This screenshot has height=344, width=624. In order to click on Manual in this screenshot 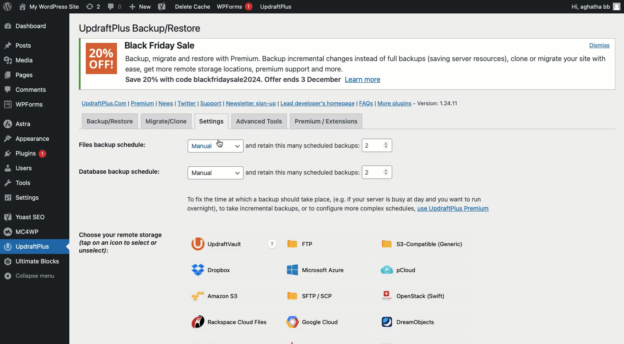, I will do `click(216, 173)`.